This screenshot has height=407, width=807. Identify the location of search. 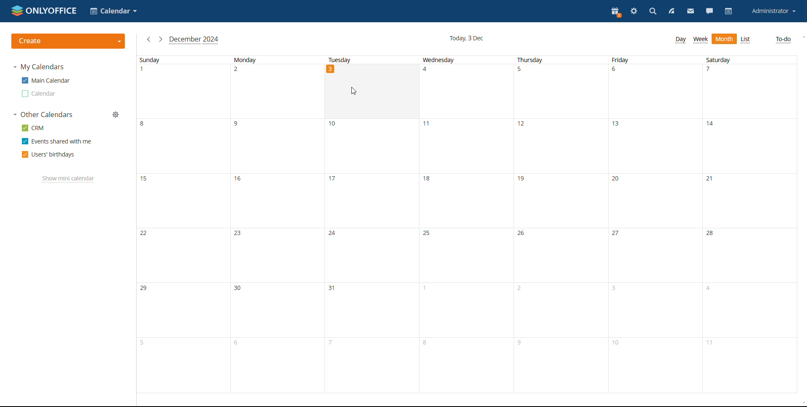
(653, 11).